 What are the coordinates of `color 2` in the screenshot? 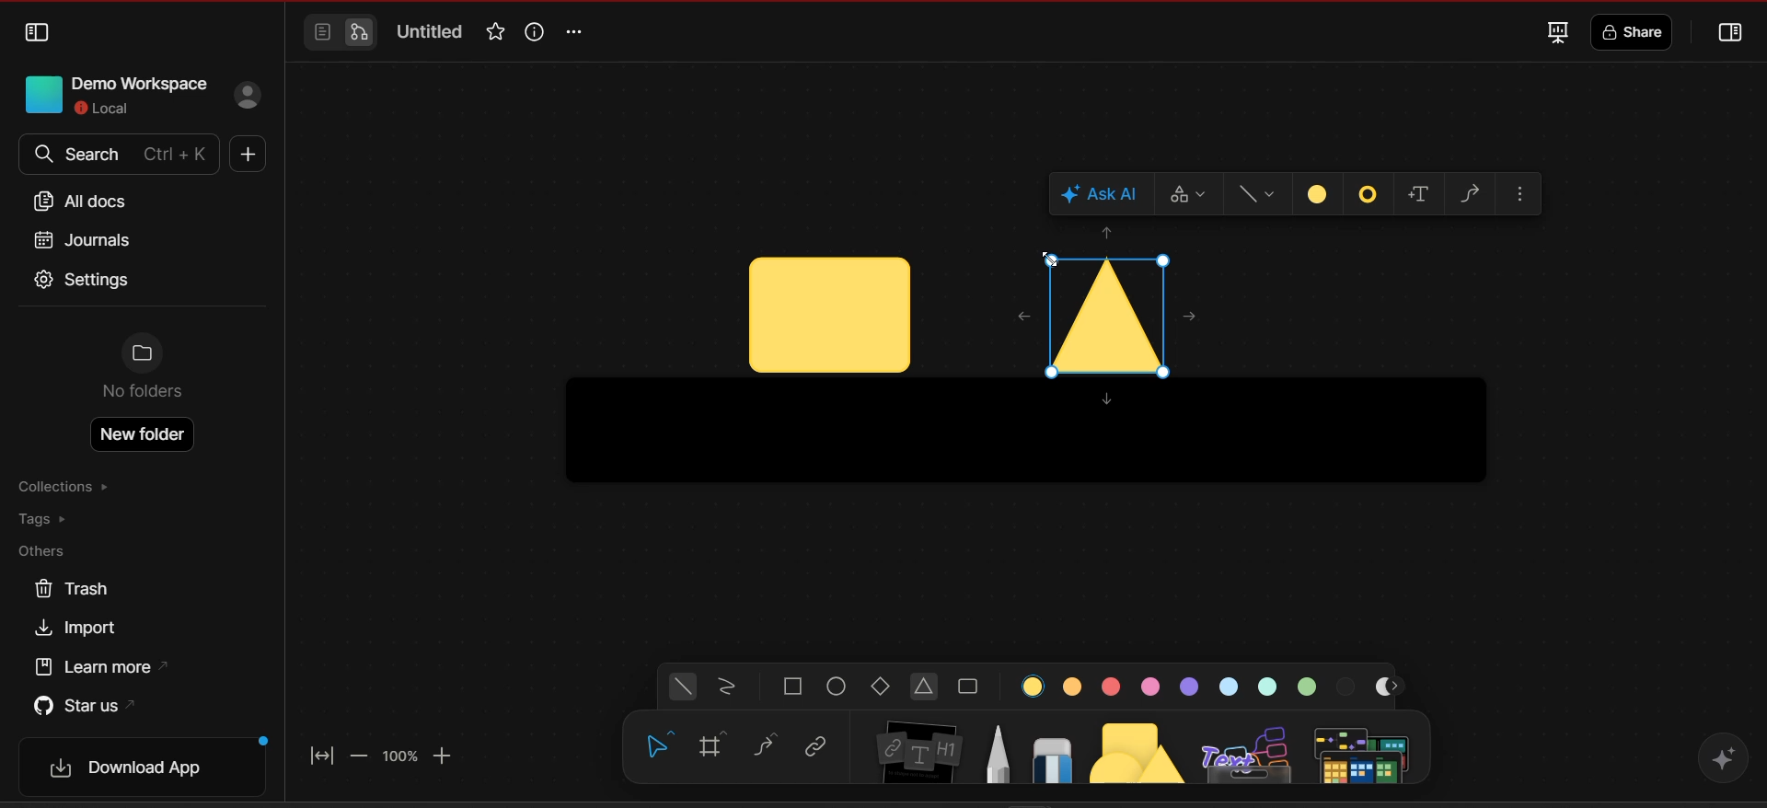 It's located at (1073, 685).